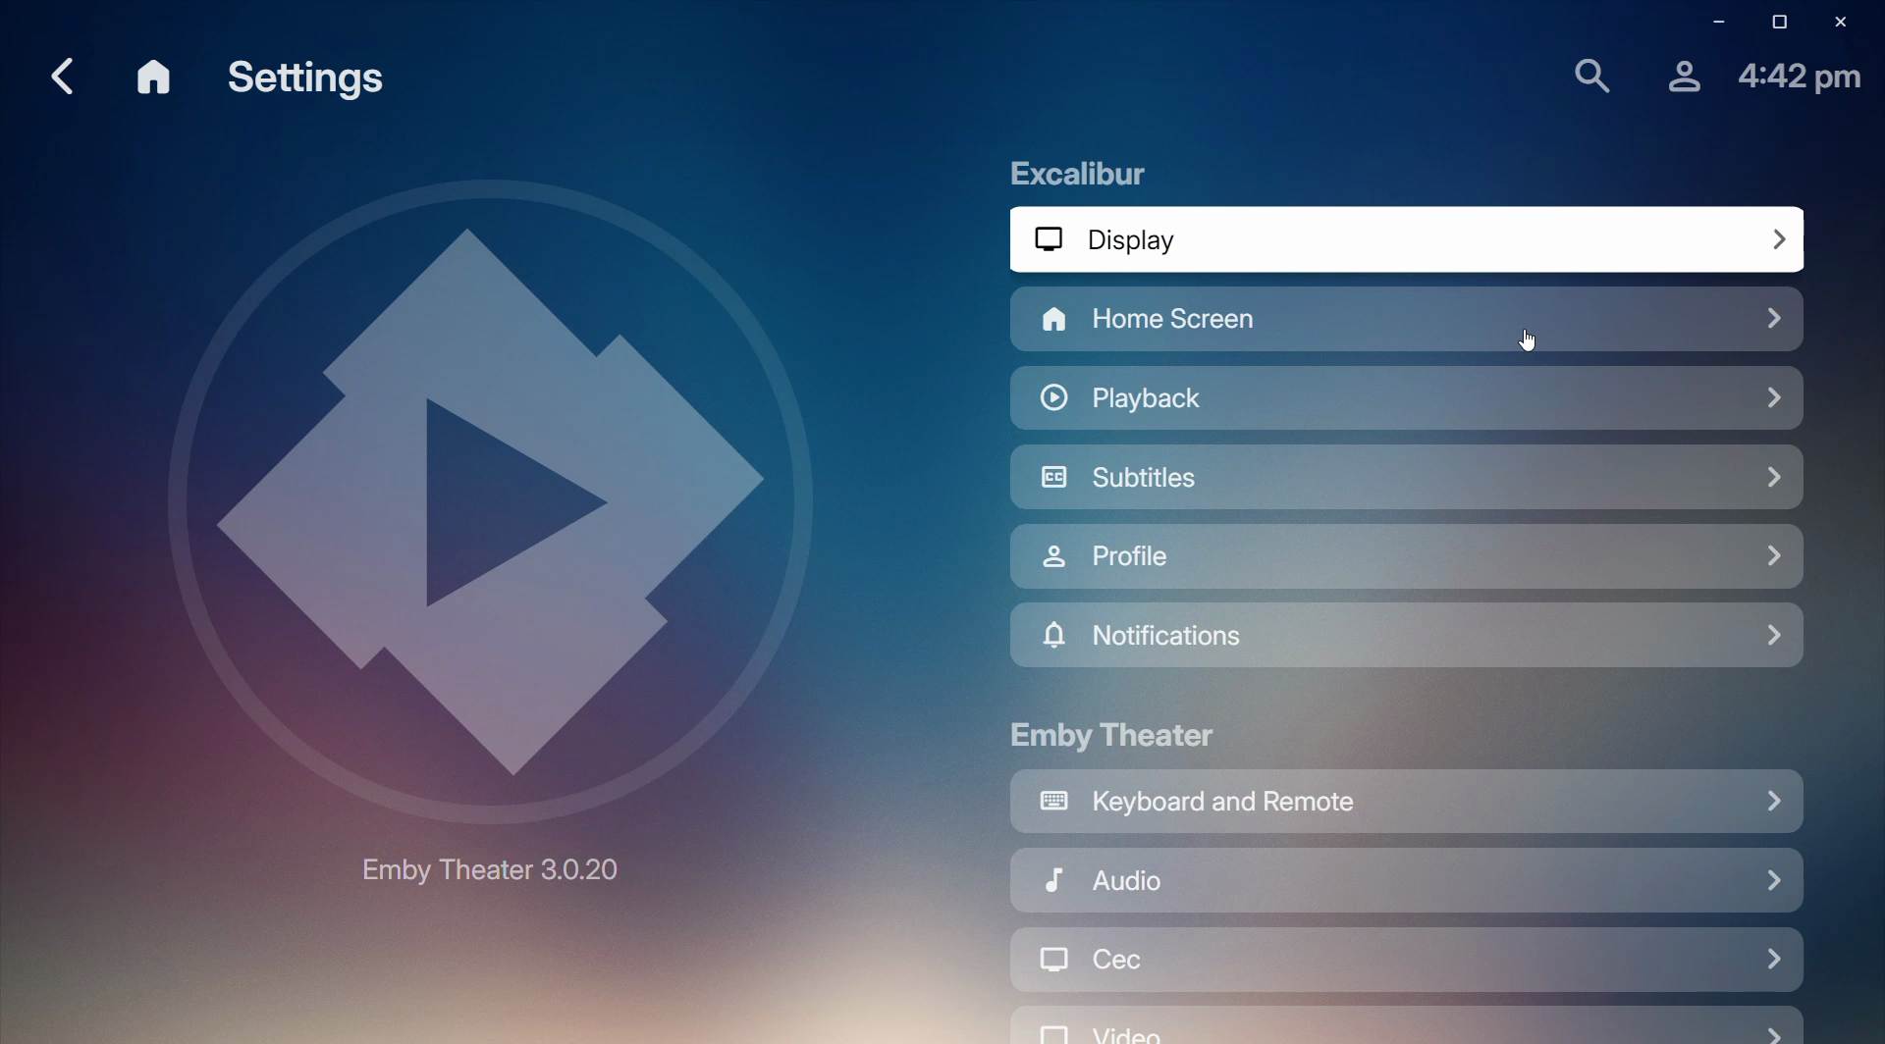  Describe the element at coordinates (1120, 732) in the screenshot. I see `Emby Theater` at that location.